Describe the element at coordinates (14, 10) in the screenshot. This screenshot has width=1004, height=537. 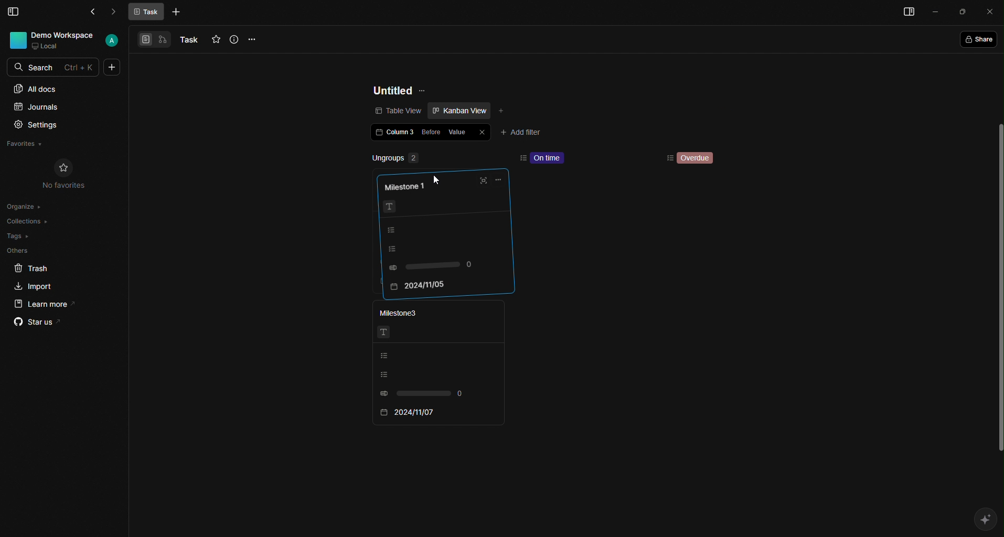
I see `Menu Bar` at that location.